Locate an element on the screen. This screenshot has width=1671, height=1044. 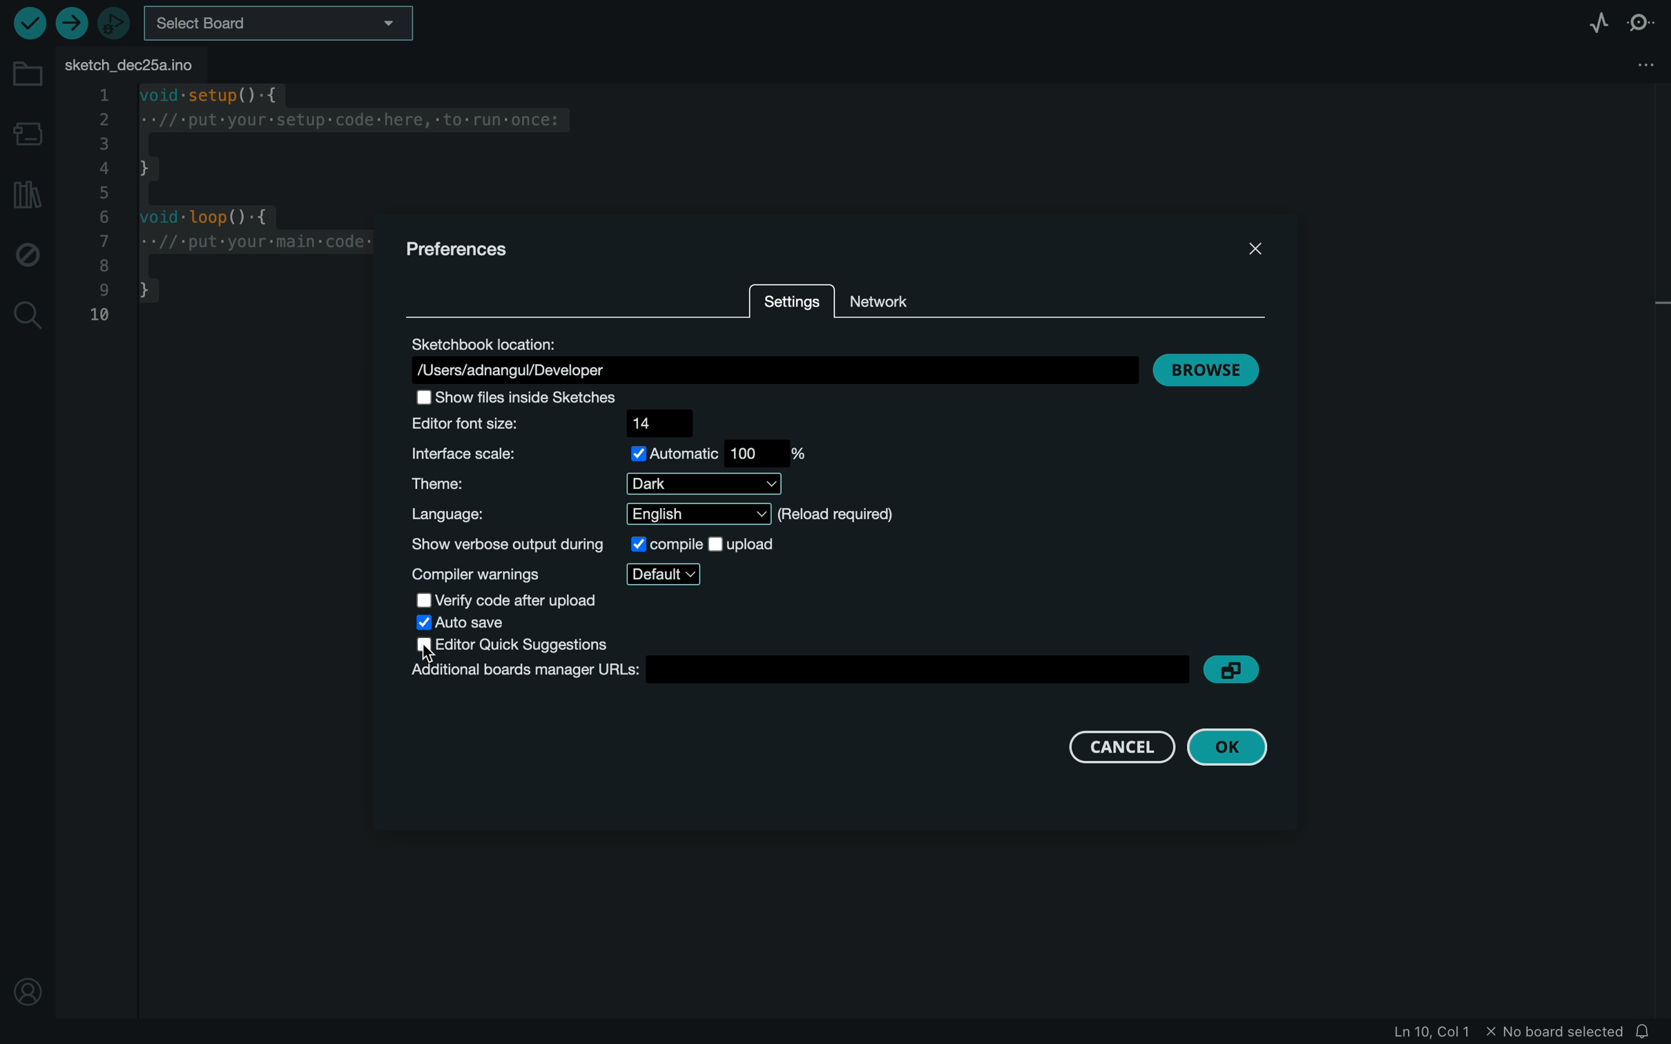
cancel is located at coordinates (1105, 745).